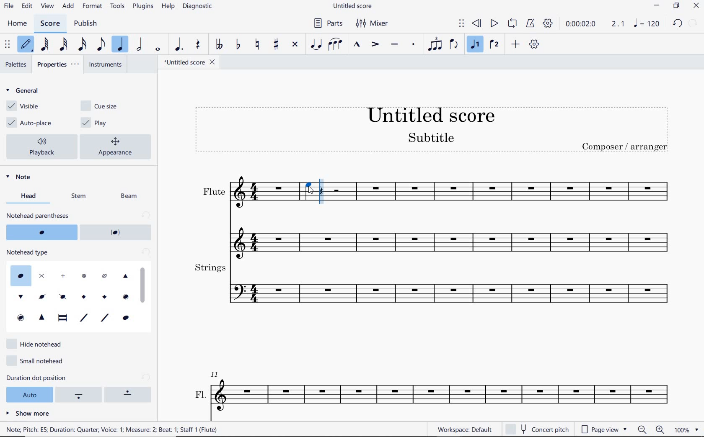 The width and height of the screenshot is (704, 437). Describe the element at coordinates (647, 25) in the screenshot. I see `note` at that location.